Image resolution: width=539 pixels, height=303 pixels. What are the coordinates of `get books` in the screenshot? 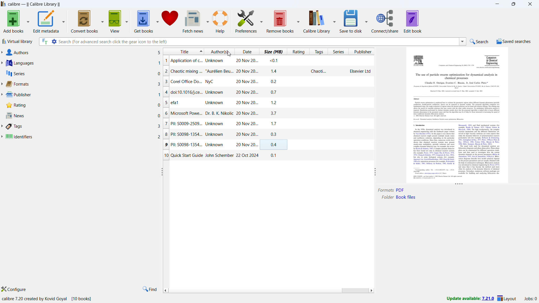 It's located at (143, 22).